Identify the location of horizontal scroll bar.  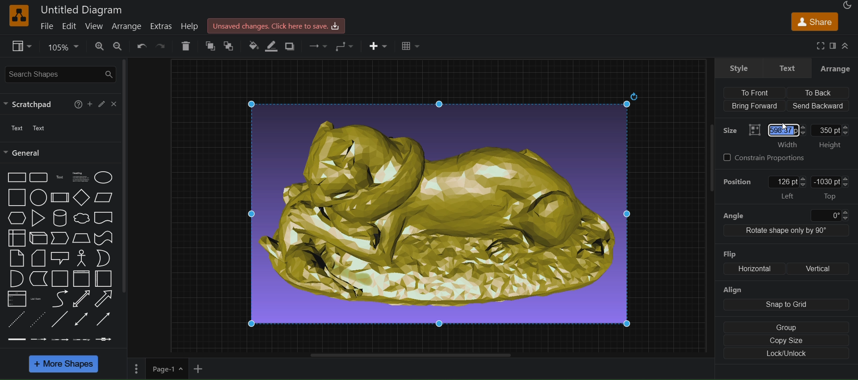
(405, 355).